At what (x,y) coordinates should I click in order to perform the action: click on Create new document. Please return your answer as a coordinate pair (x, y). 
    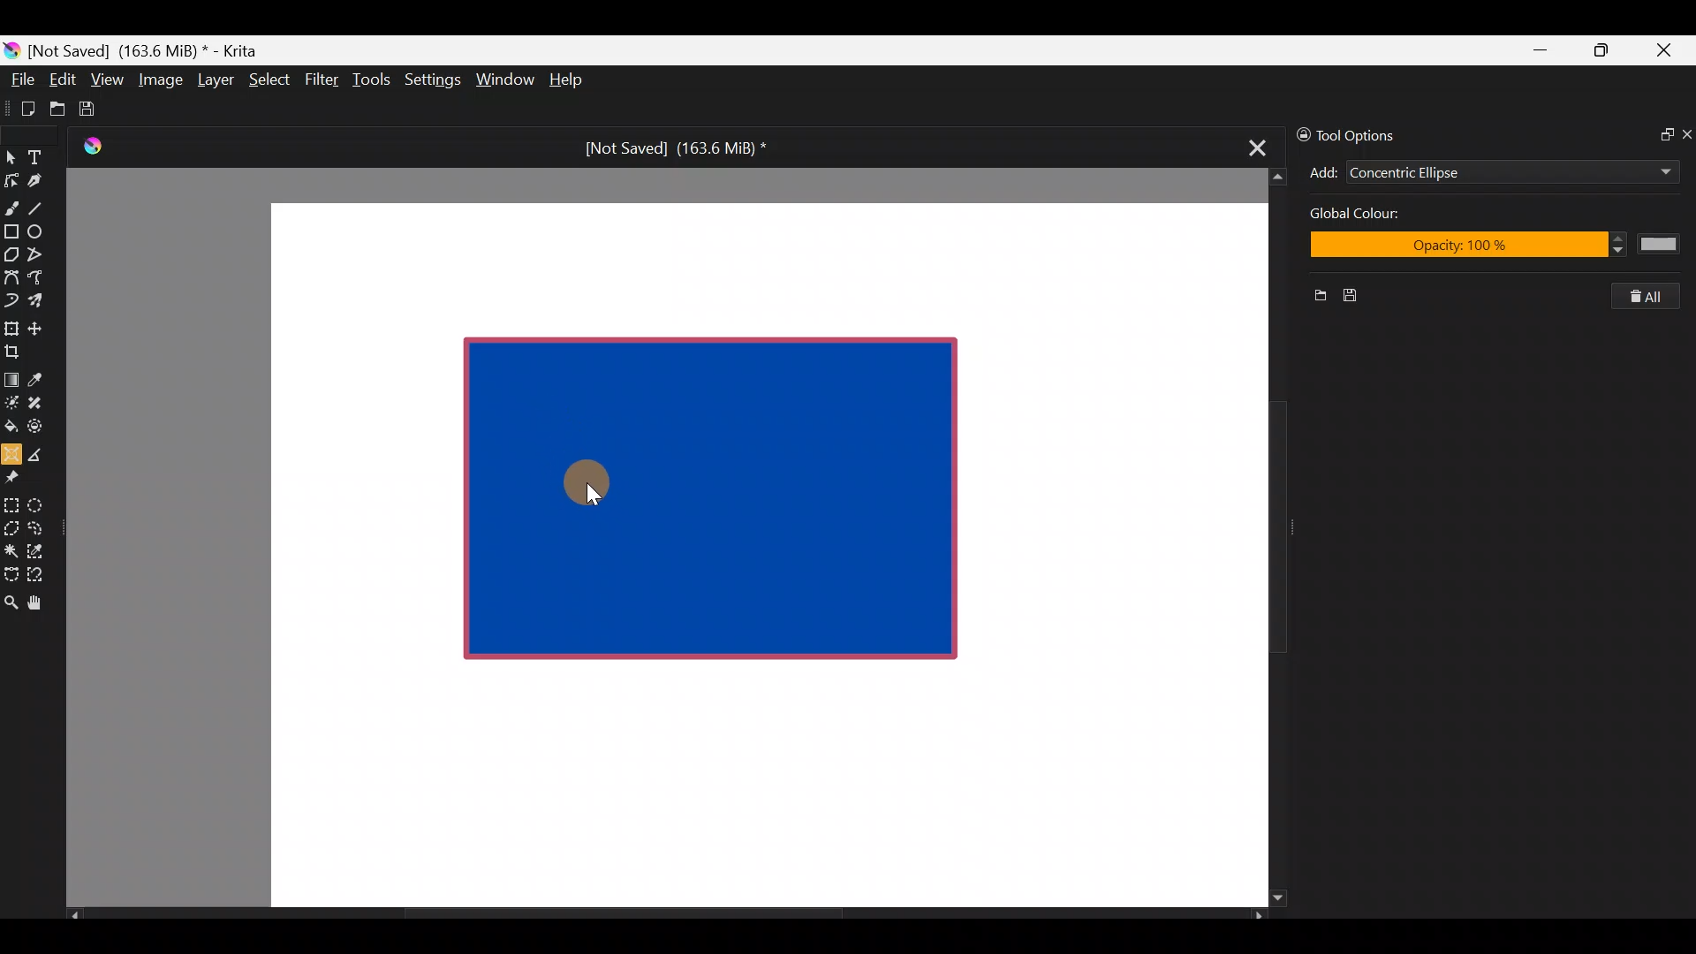
    Looking at the image, I should click on (22, 109).